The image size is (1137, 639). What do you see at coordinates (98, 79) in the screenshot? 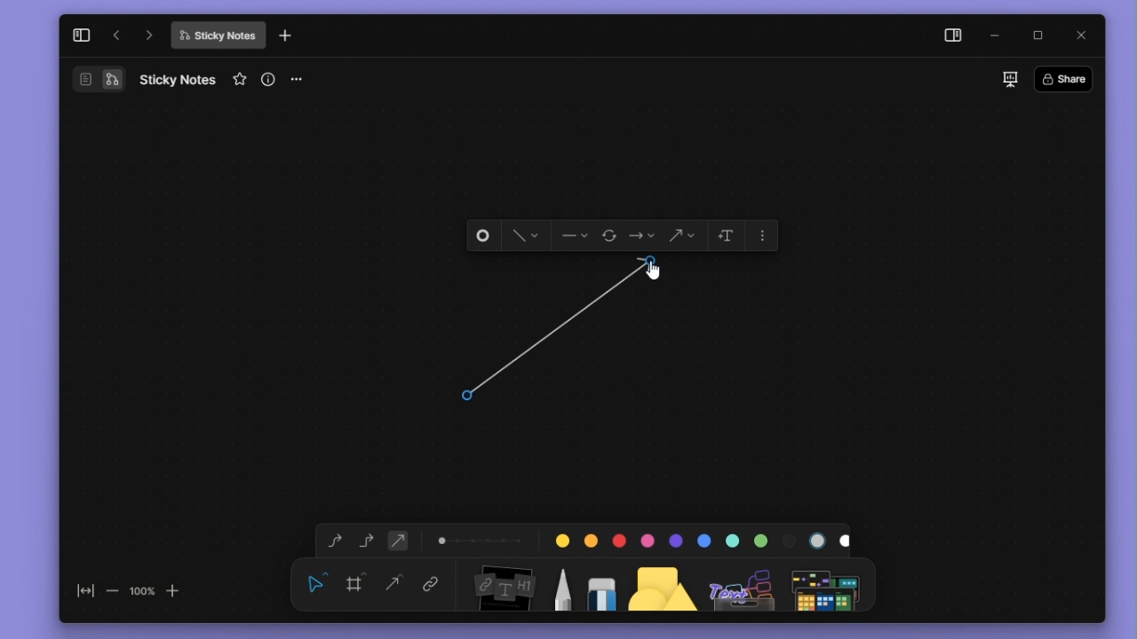
I see `switch` at bounding box center [98, 79].